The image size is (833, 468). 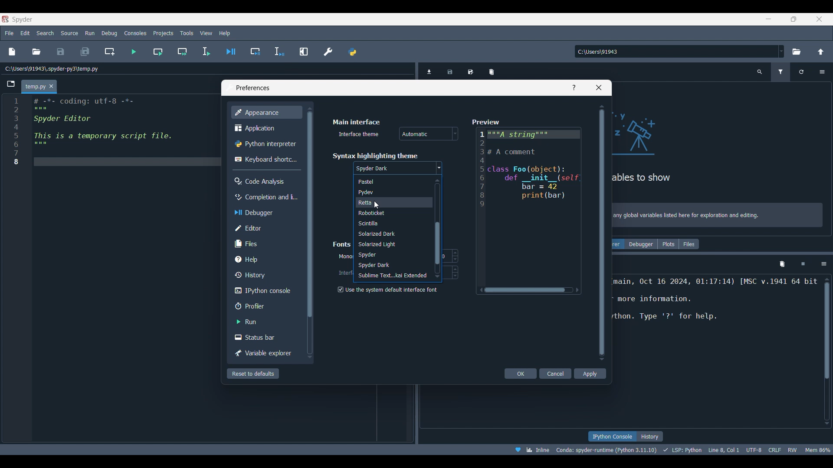 What do you see at coordinates (796, 52) in the screenshot?
I see `Browse a working directory` at bounding box center [796, 52].